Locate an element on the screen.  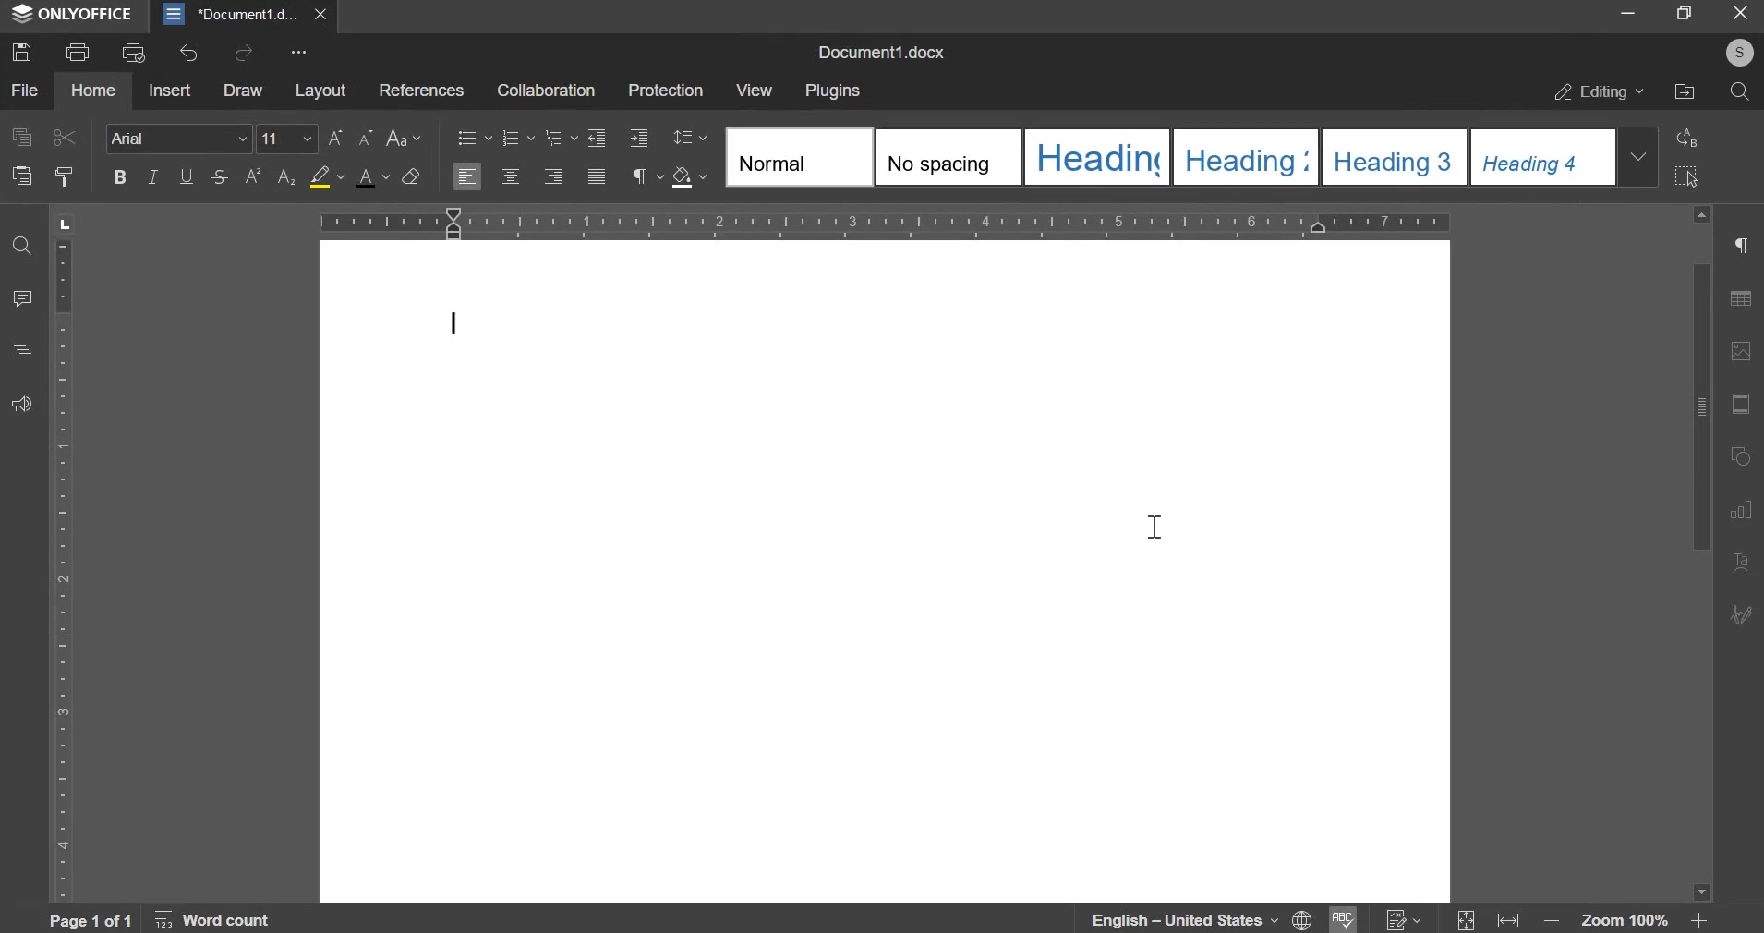
vertical scale is located at coordinates (66, 557).